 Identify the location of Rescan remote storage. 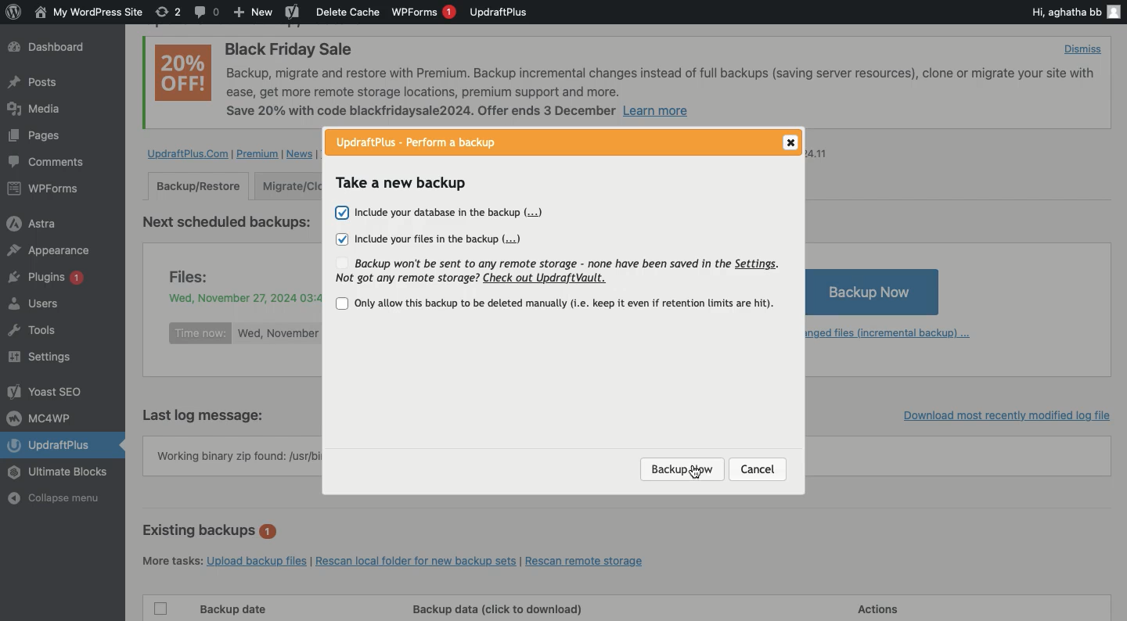
(593, 559).